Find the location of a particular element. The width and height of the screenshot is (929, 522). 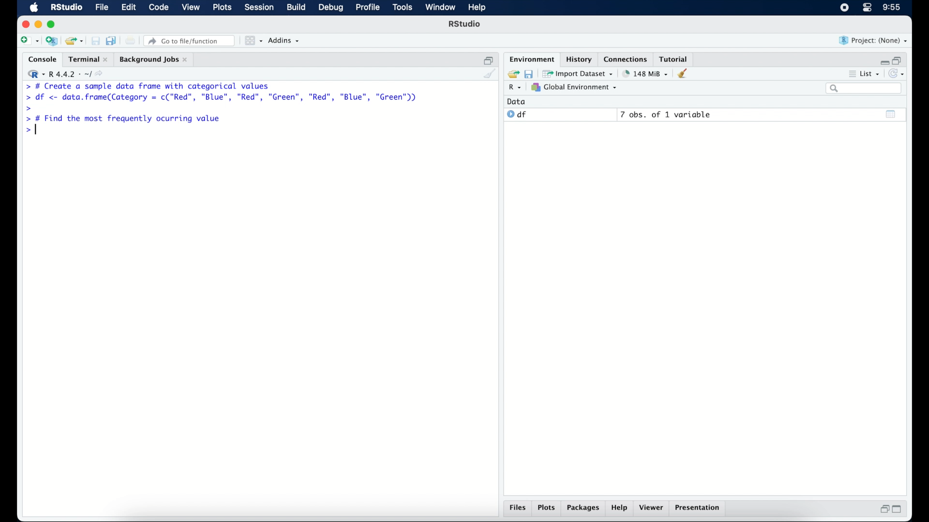

code is located at coordinates (159, 8).